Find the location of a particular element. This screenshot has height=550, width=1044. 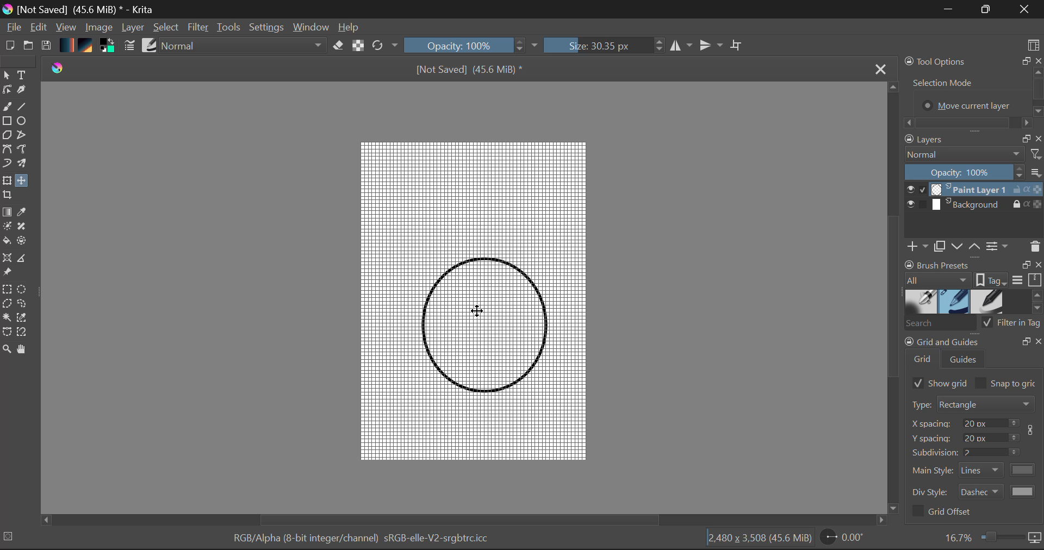

Polyline is located at coordinates (22, 134).